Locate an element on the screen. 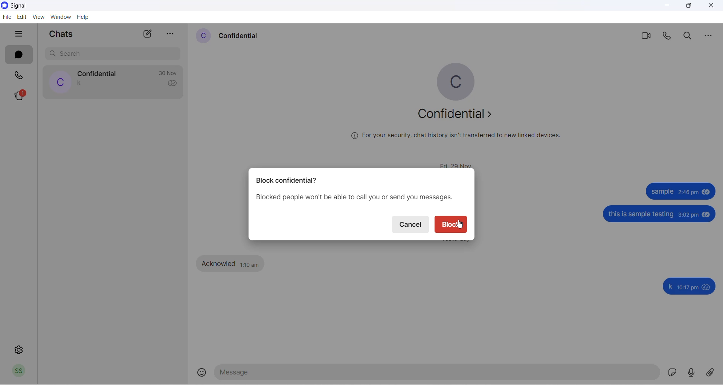  seen is located at coordinates (708, 214).